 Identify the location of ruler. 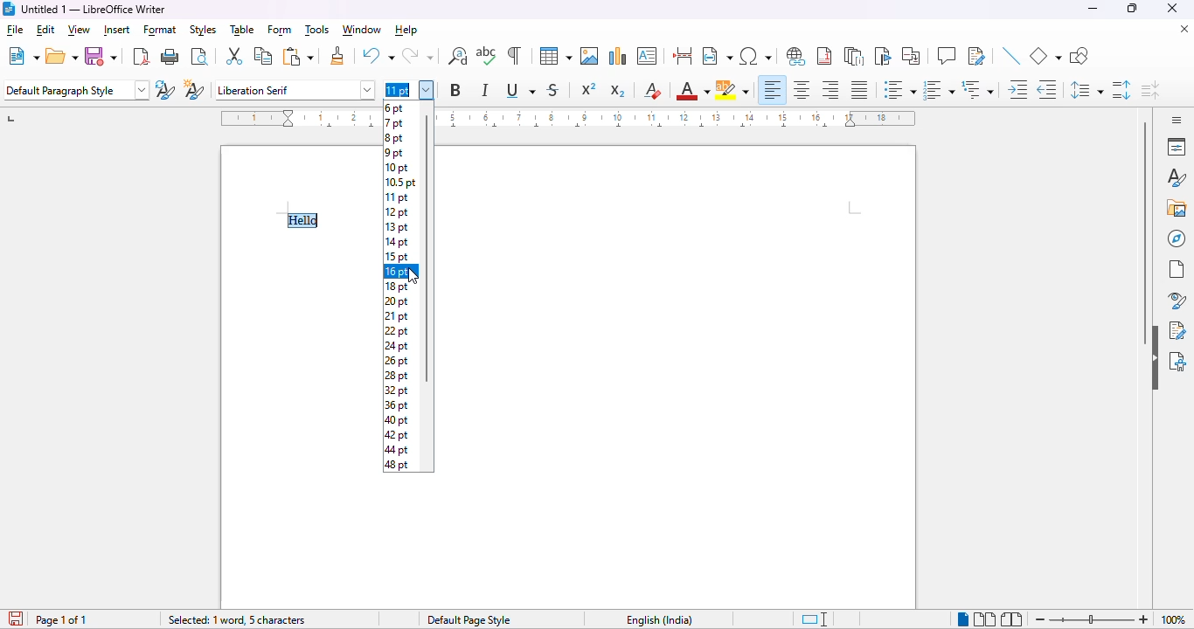
(686, 118).